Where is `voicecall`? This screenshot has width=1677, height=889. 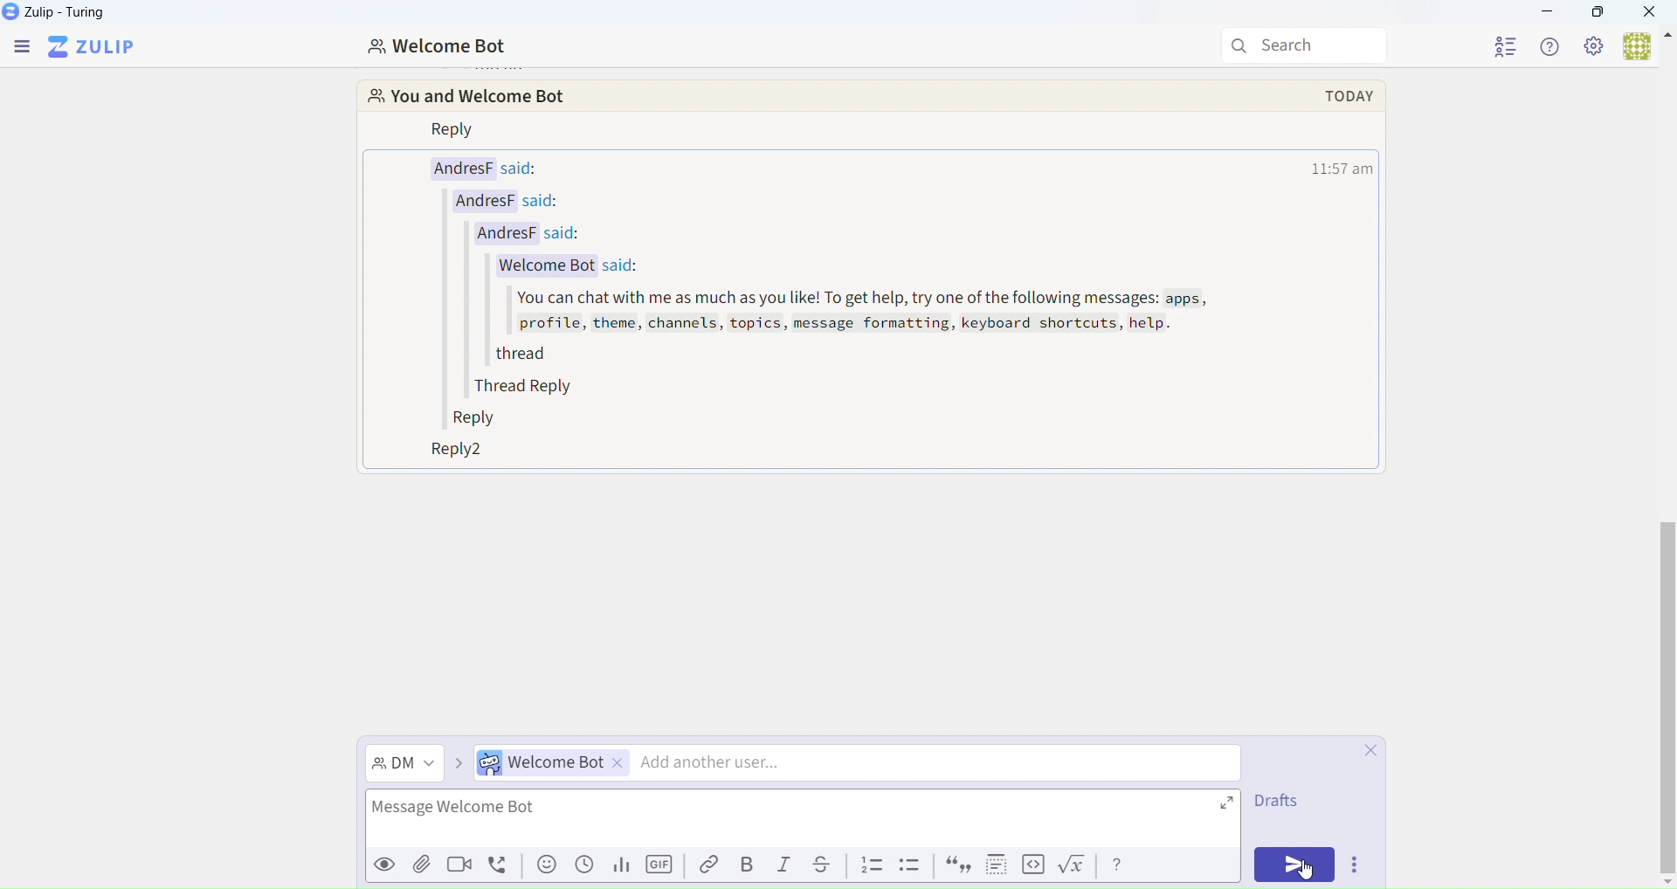 voicecall is located at coordinates (502, 868).